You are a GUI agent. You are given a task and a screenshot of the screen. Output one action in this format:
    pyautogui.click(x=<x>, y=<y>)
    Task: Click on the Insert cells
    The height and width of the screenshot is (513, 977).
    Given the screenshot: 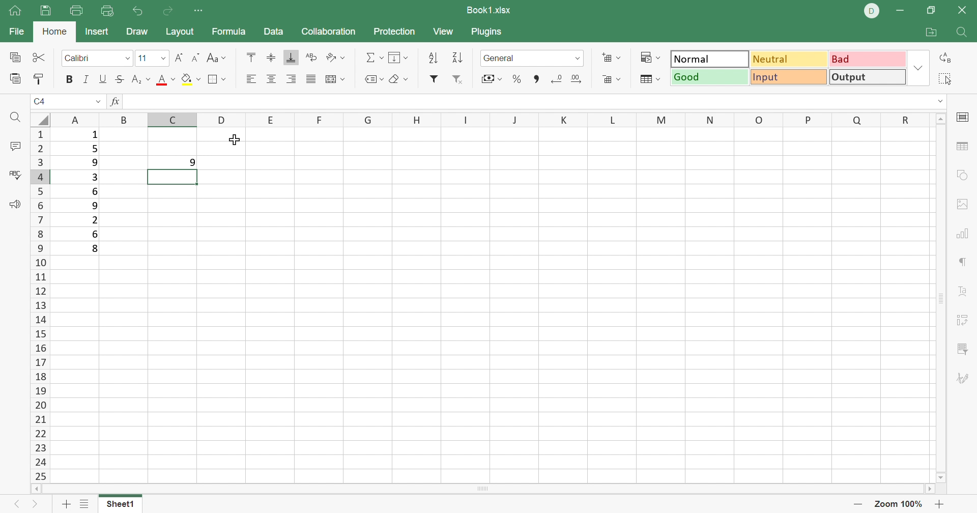 What is the action you would take?
    pyautogui.click(x=613, y=58)
    